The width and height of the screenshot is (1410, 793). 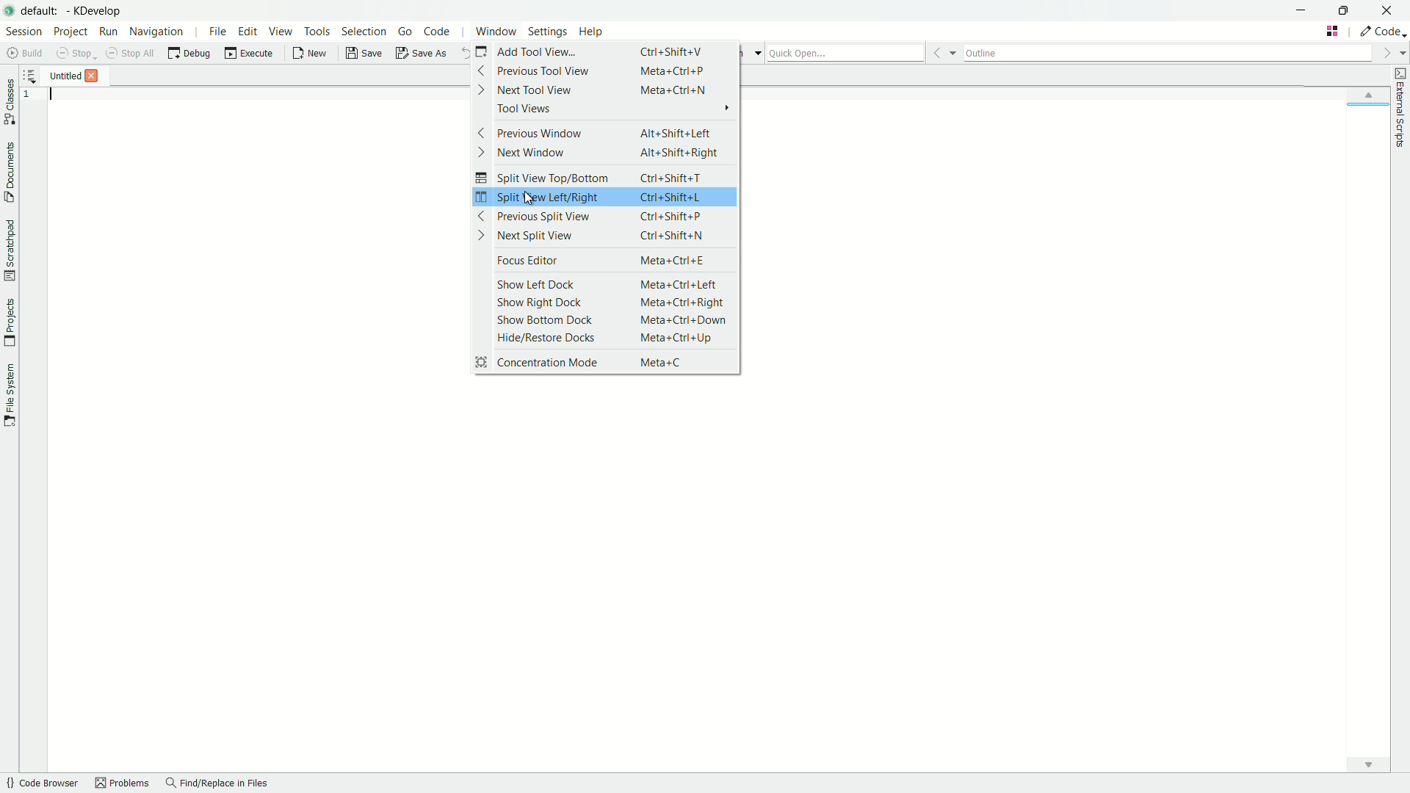 I want to click on selection menu, so click(x=364, y=32).